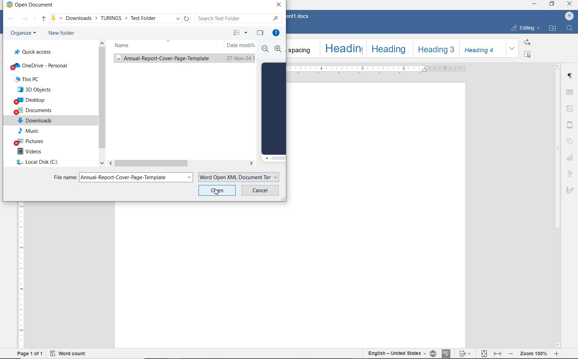  I want to click on videos, so click(28, 152).